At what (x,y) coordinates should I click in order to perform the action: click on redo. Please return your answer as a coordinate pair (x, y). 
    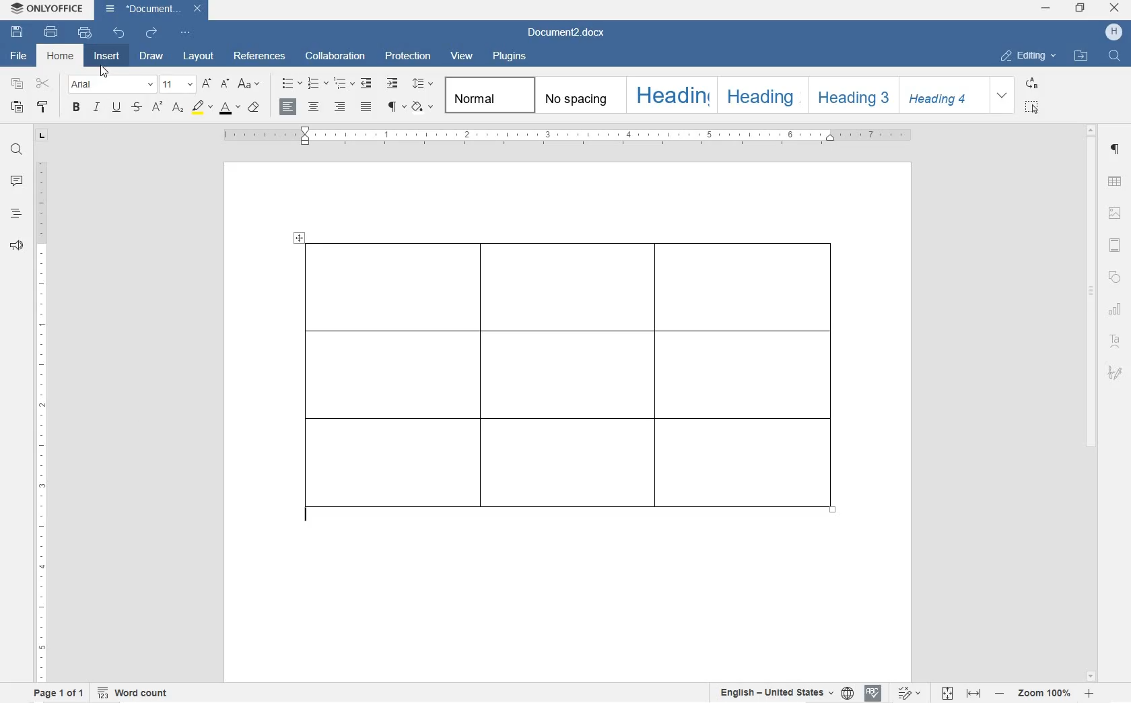
    Looking at the image, I should click on (151, 34).